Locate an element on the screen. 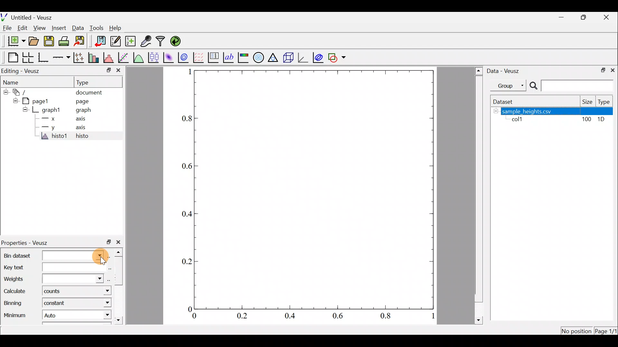 This screenshot has width=618, height=347. Blank page is located at coordinates (11, 57).